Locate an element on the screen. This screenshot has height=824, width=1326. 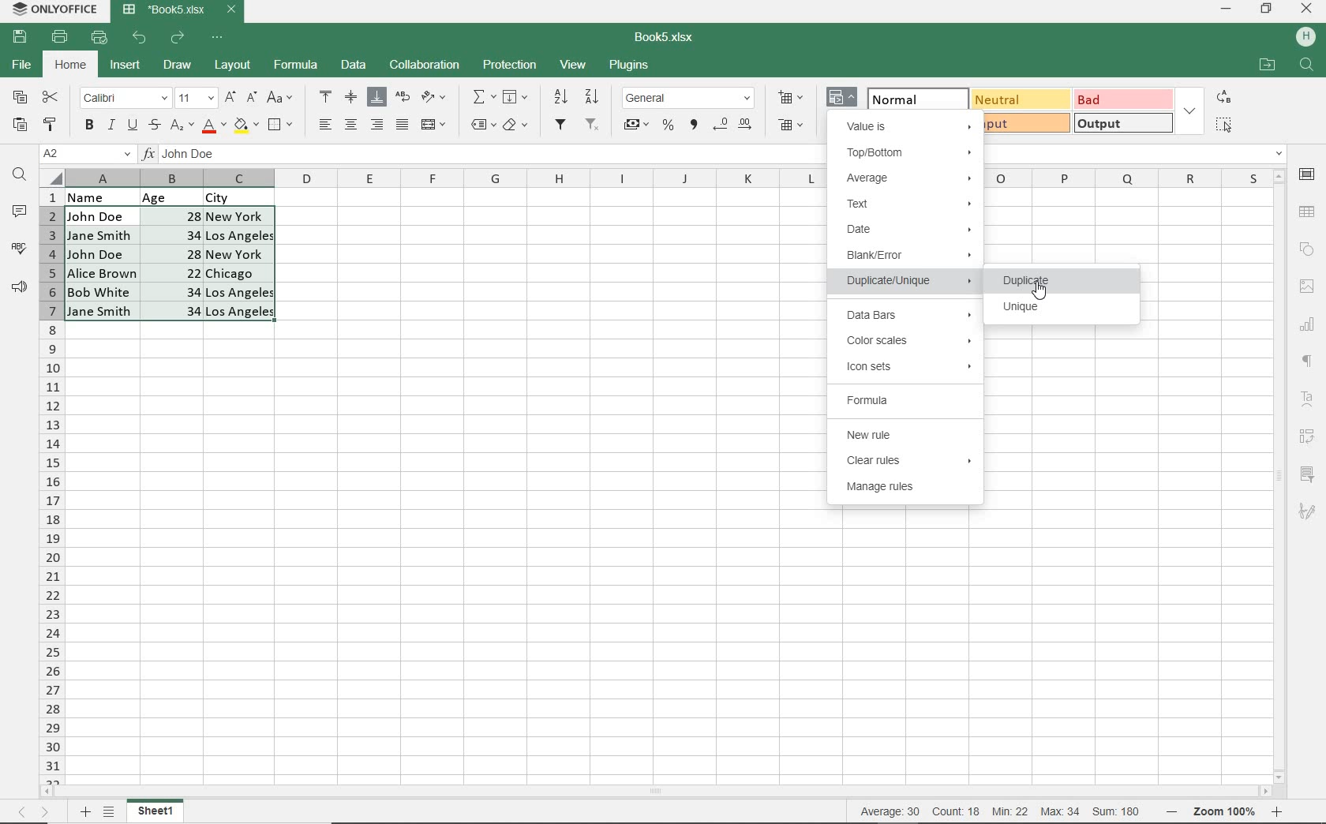
SIGNATURE is located at coordinates (1307, 511).